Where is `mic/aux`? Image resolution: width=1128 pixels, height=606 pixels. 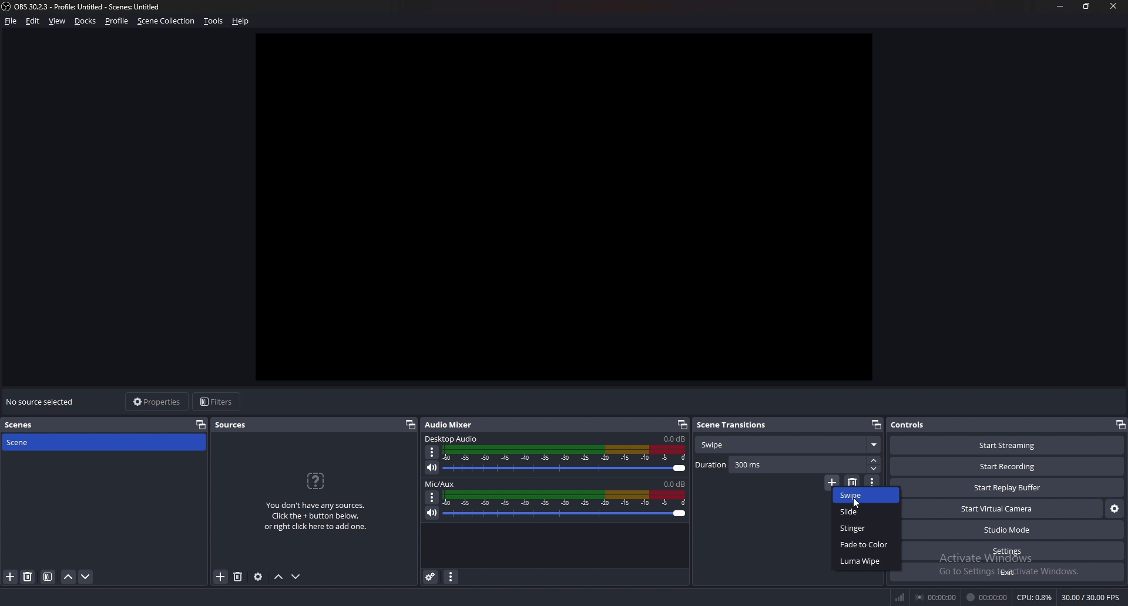
mic/aux is located at coordinates (442, 483).